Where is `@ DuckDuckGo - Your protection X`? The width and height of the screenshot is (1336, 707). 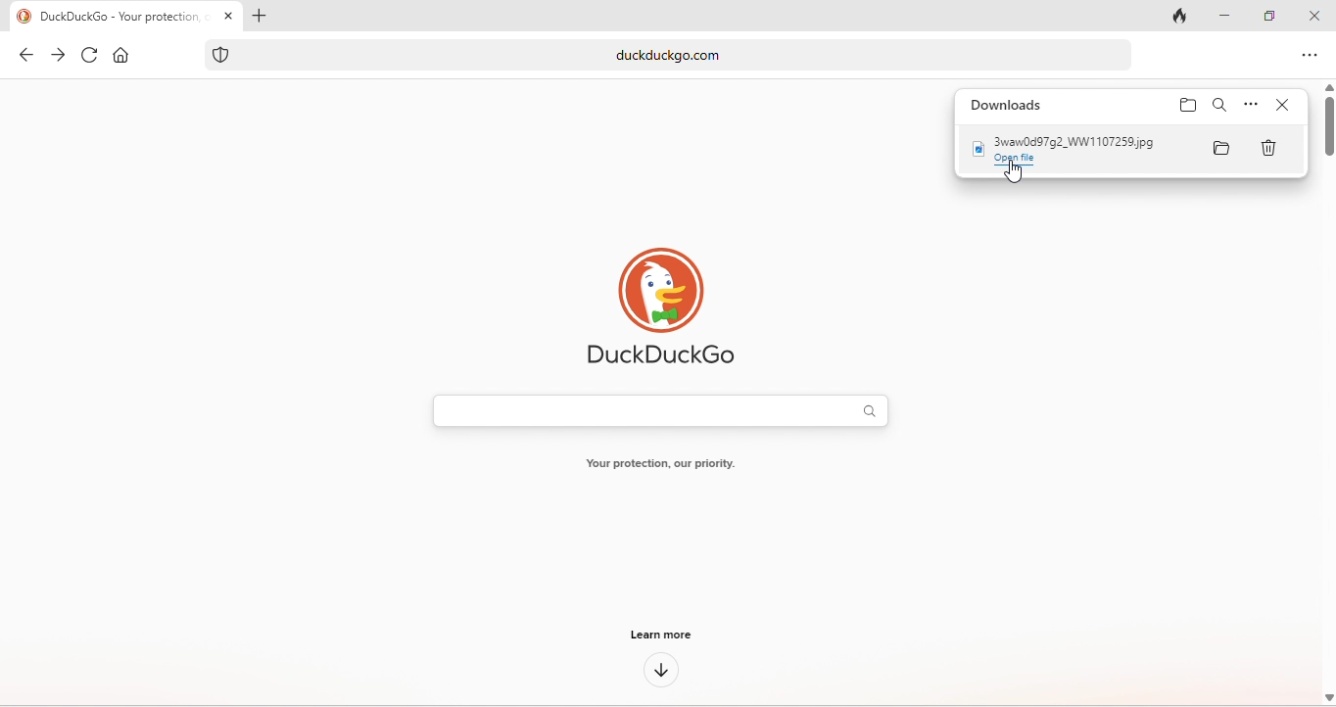
@ DuckDuckGo - Your protection X is located at coordinates (120, 18).